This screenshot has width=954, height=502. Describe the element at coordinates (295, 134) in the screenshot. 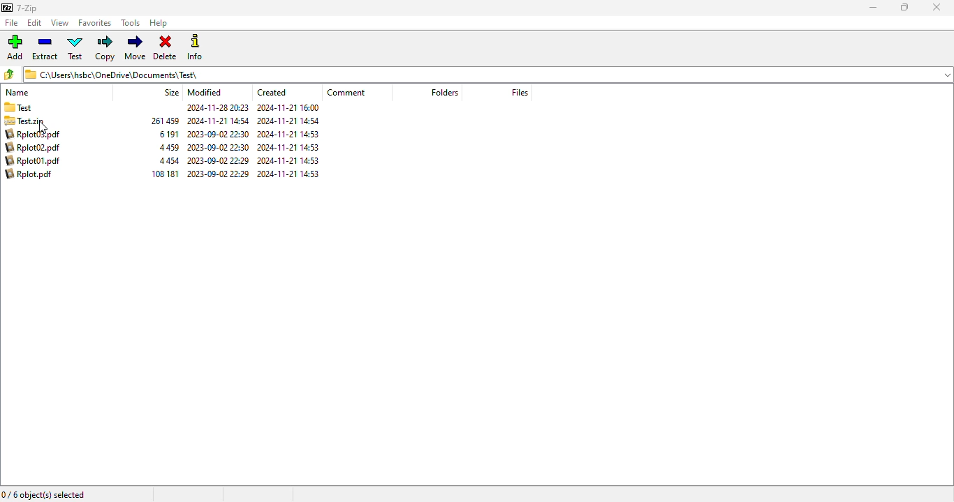

I see `2024-11-21 14:53` at that location.